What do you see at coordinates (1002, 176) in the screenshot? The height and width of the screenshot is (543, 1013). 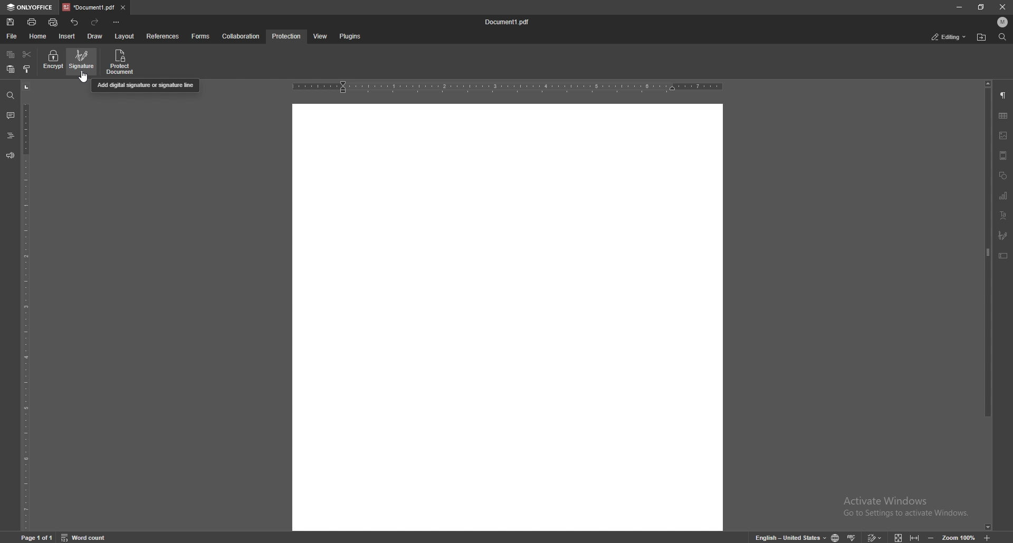 I see `shapes` at bounding box center [1002, 176].